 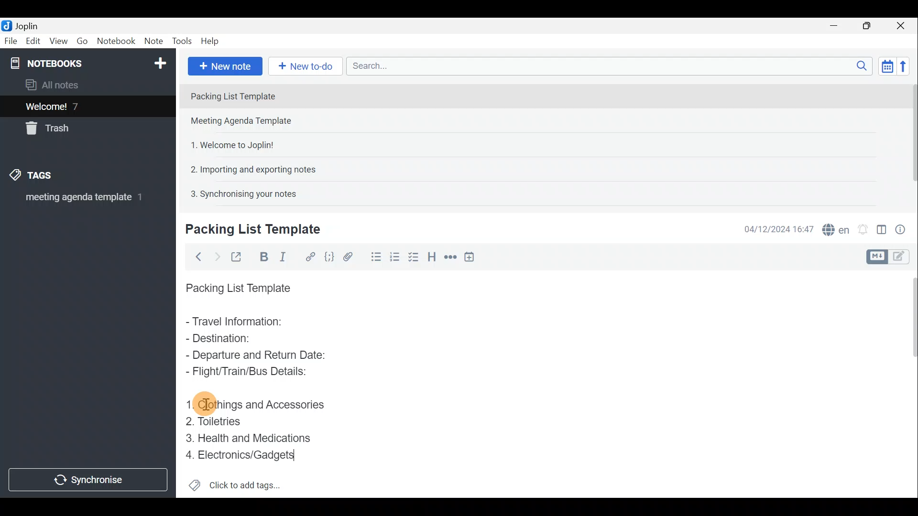 What do you see at coordinates (235, 483) in the screenshot?
I see `Click to add tags` at bounding box center [235, 483].